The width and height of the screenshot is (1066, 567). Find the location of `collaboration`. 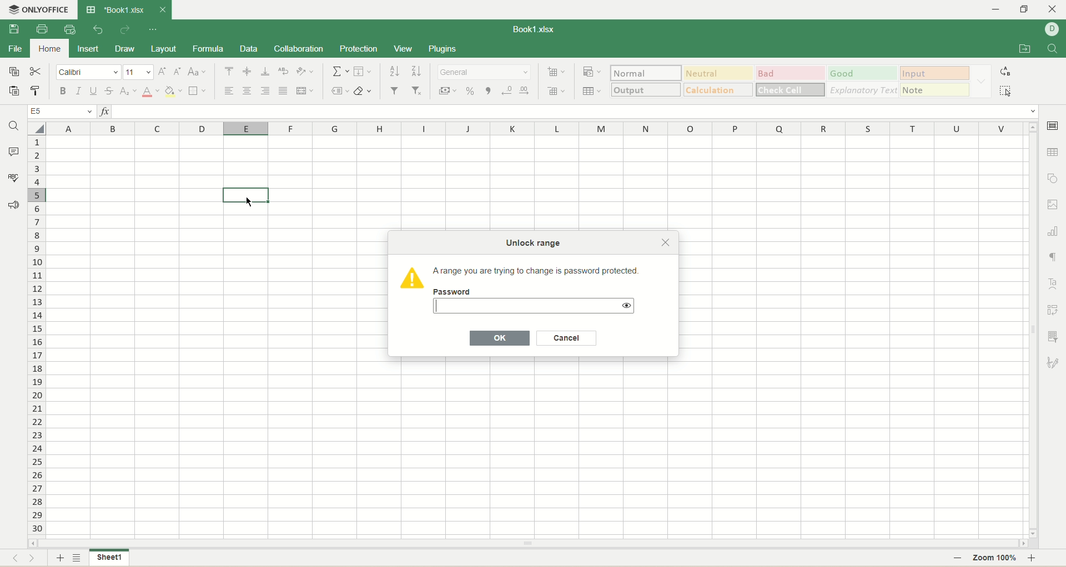

collaboration is located at coordinates (299, 48).